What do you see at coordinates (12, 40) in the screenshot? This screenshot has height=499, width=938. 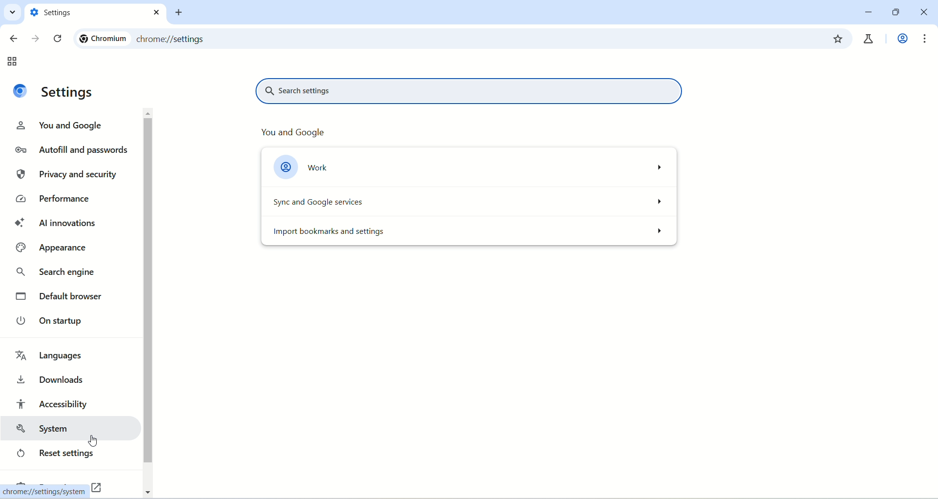 I see `go back` at bounding box center [12, 40].